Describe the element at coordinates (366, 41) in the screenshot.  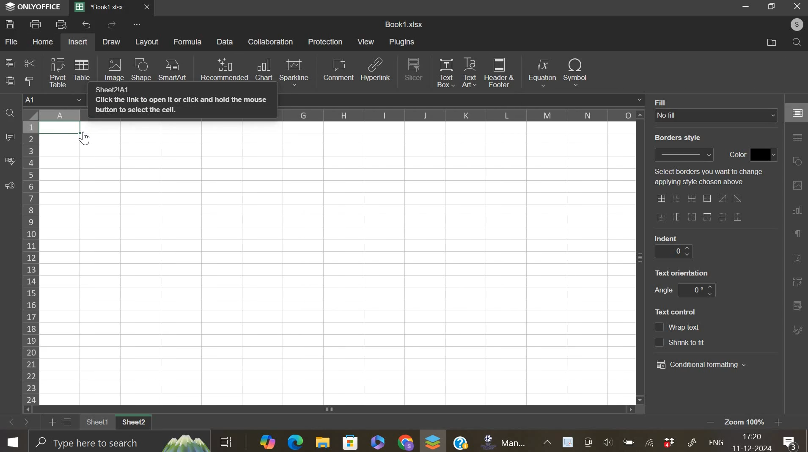
I see `view` at that location.